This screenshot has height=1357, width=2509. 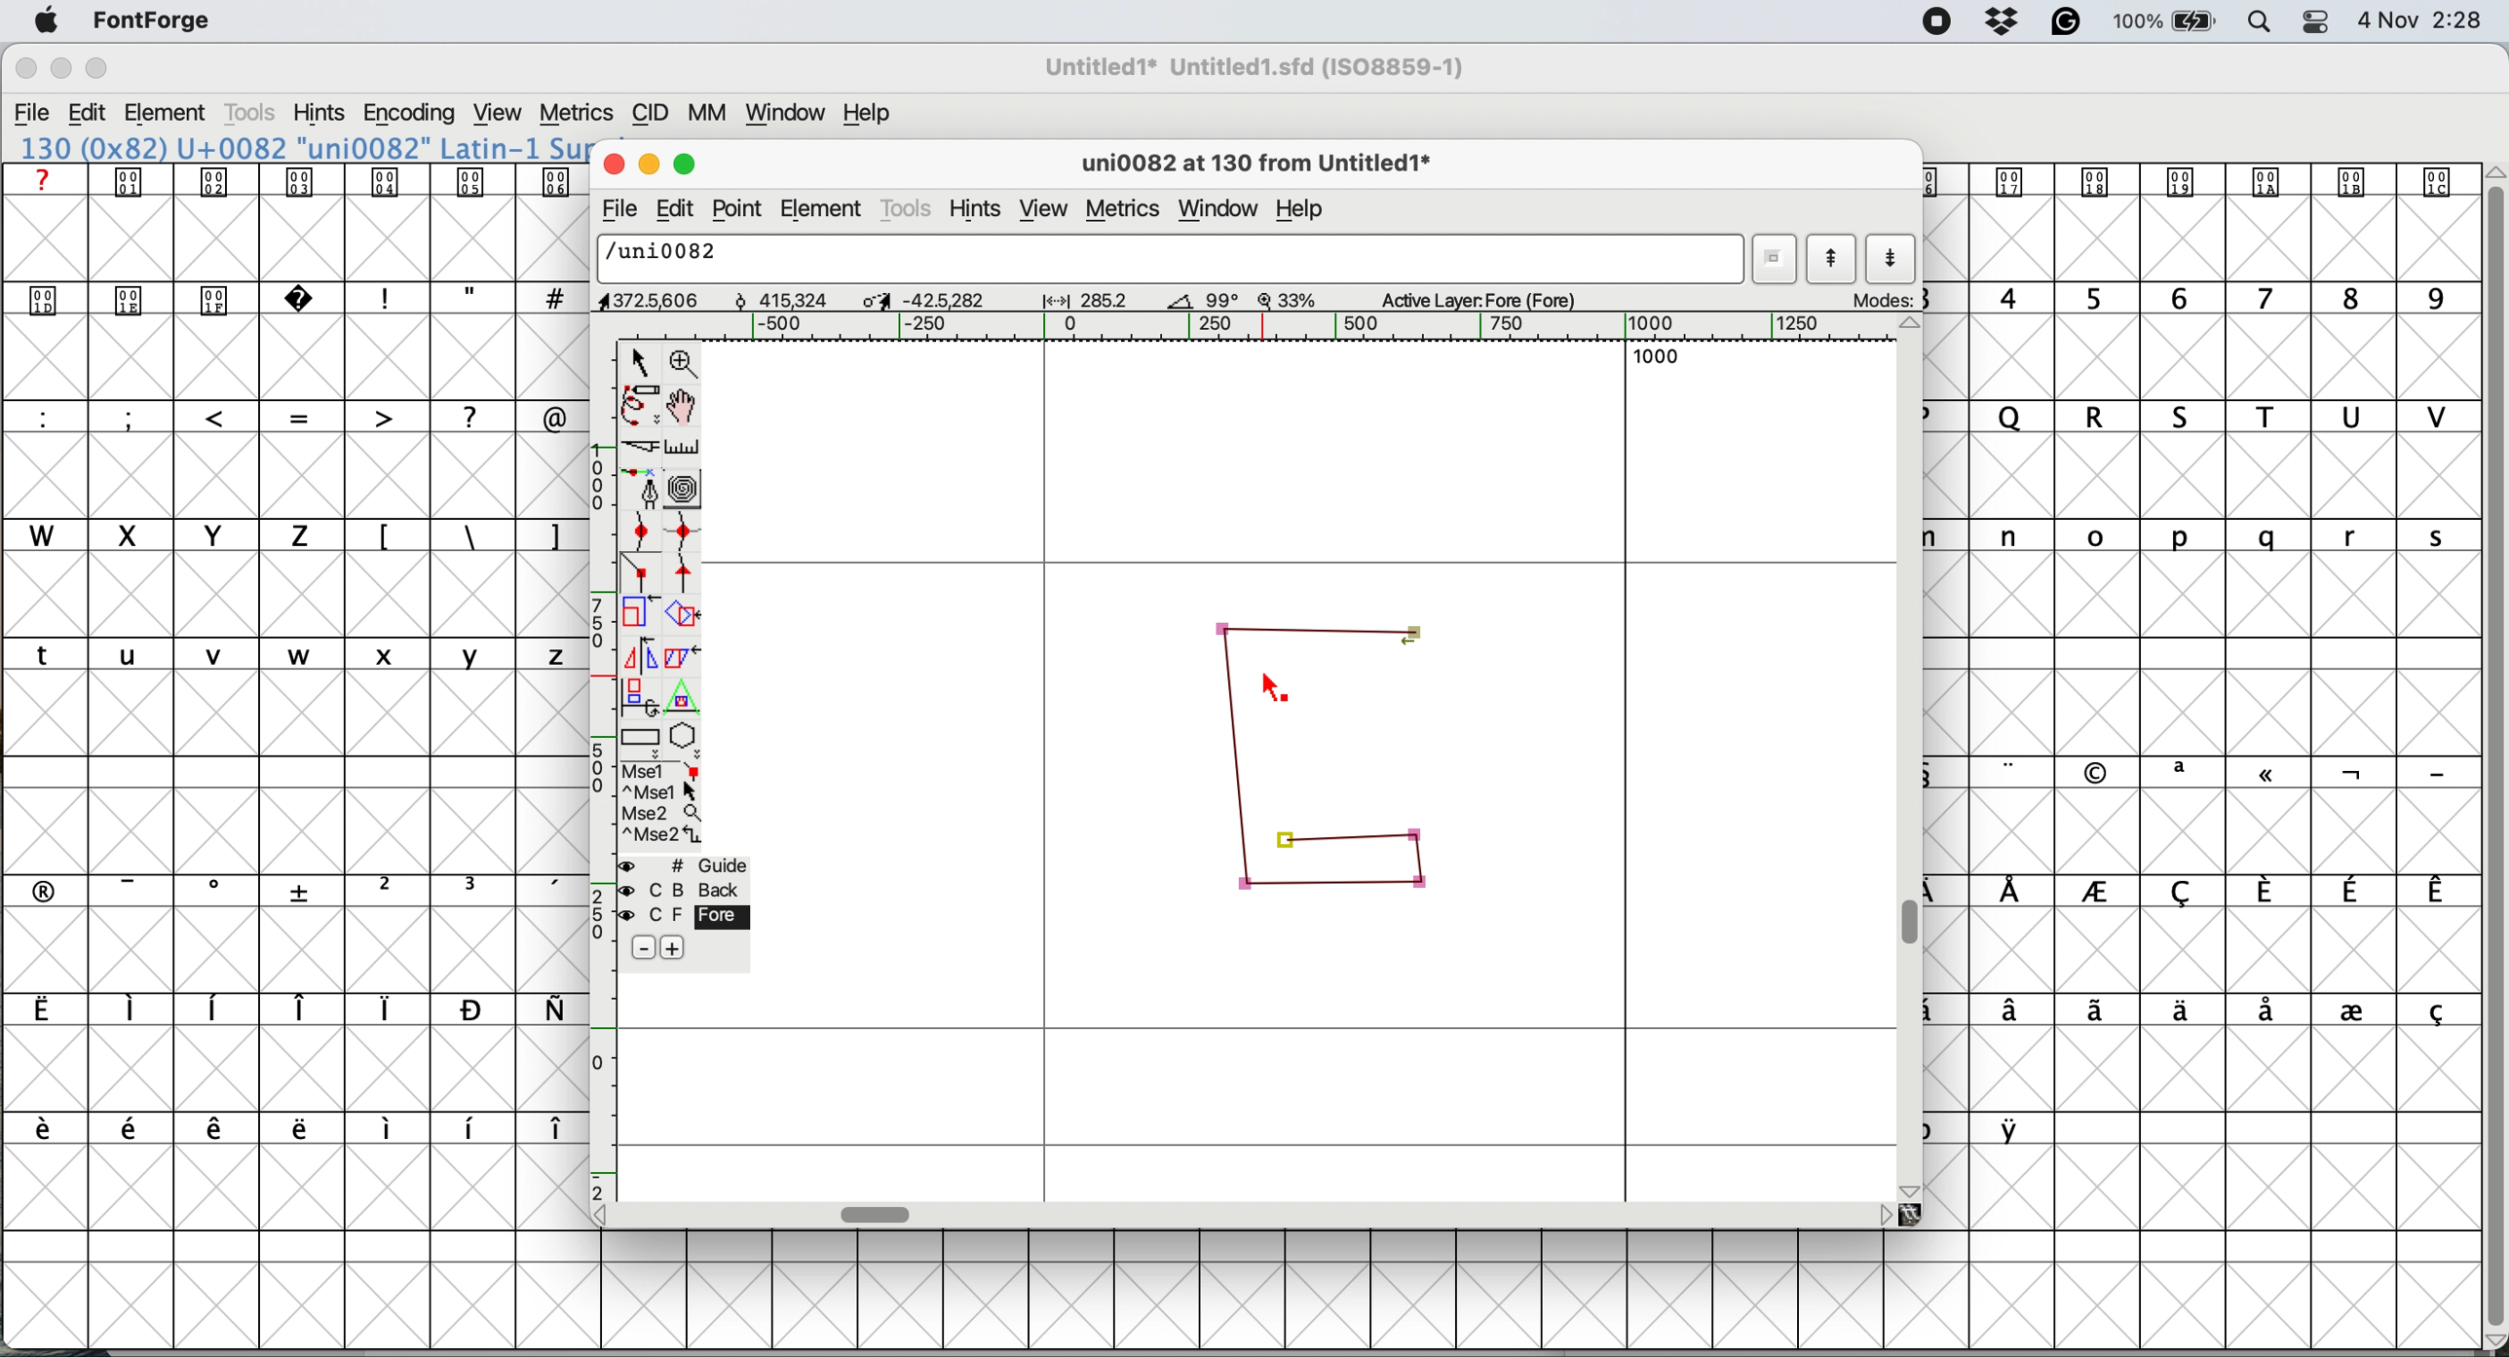 I want to click on symbols, so click(x=287, y=1009).